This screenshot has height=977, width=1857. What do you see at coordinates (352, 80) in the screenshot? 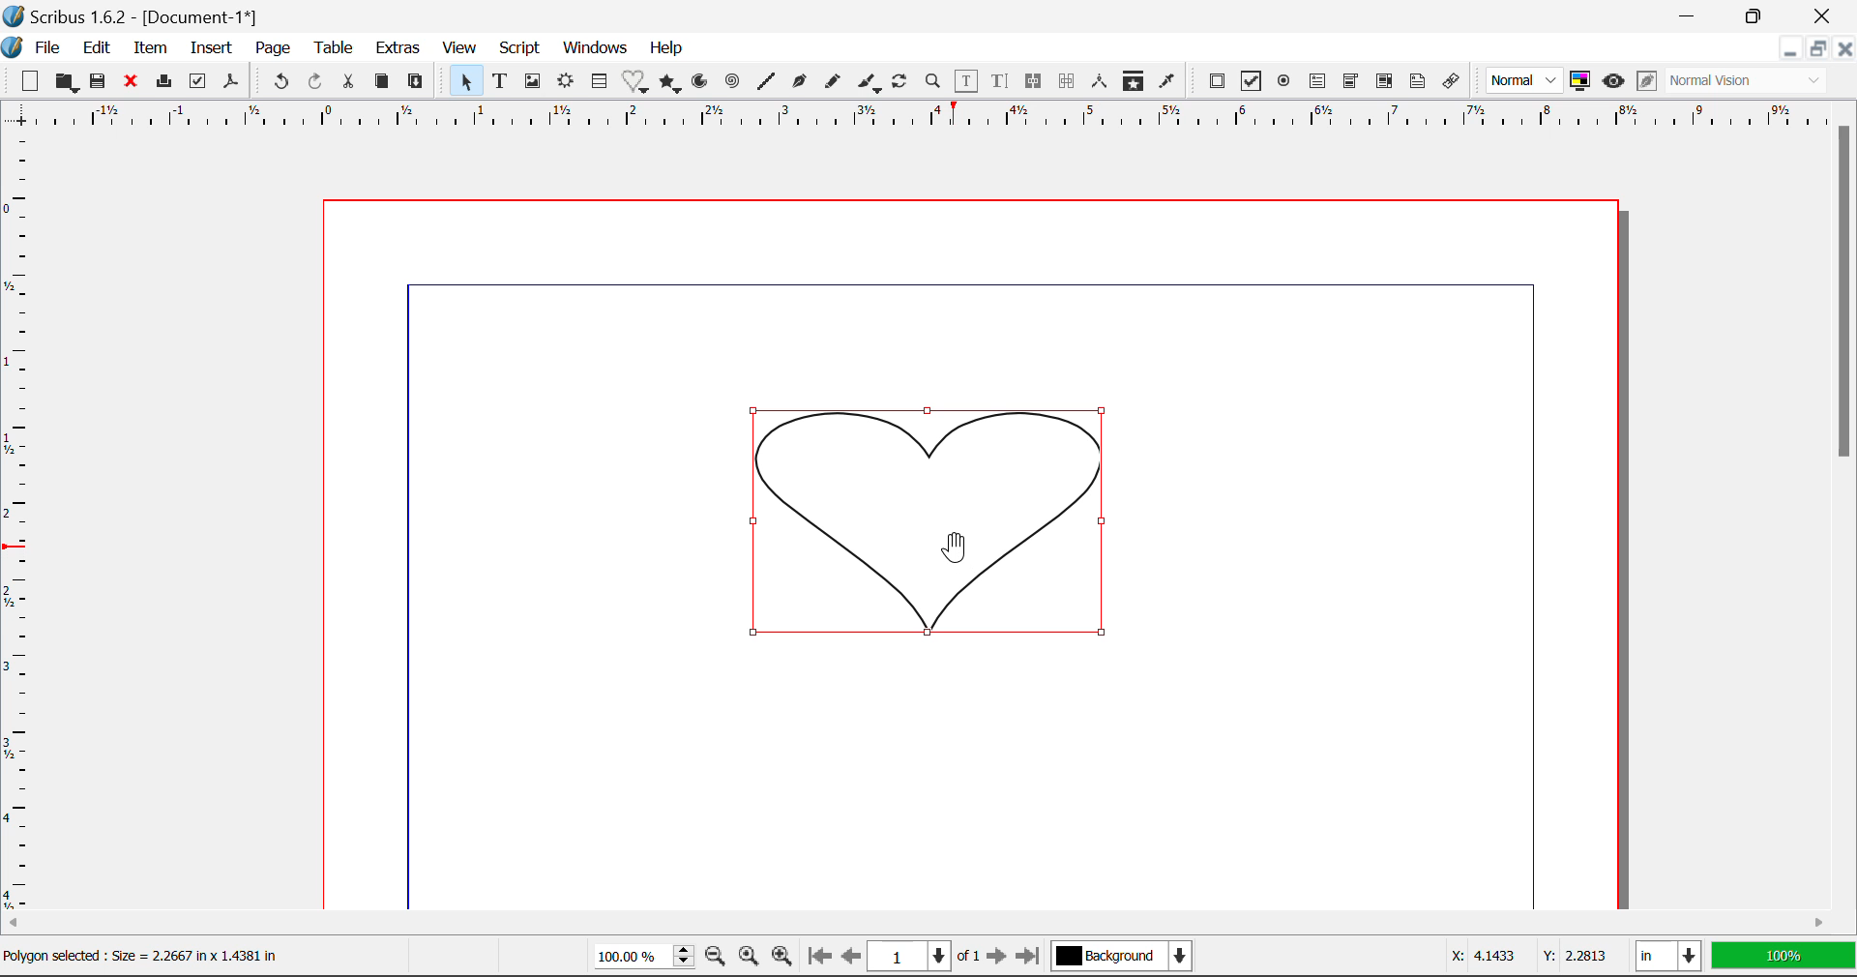
I see `Cut` at bounding box center [352, 80].